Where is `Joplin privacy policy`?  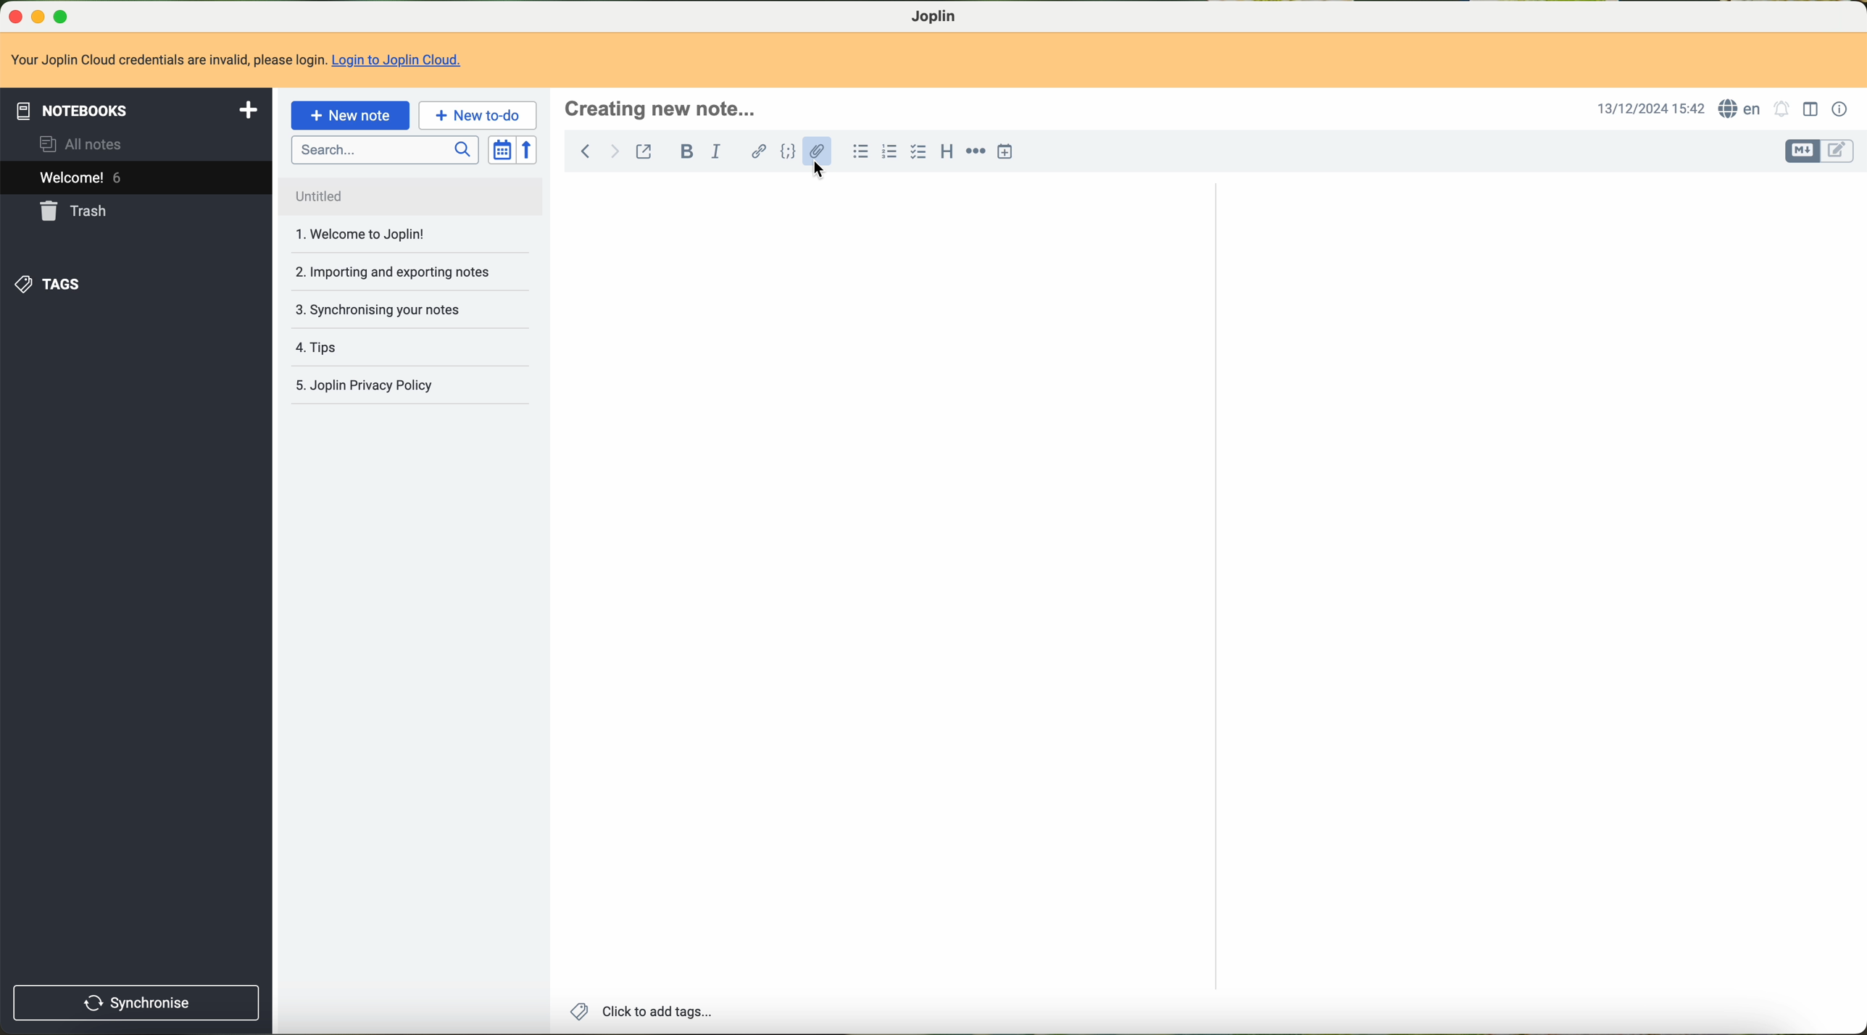
Joplin privacy policy is located at coordinates (364, 384).